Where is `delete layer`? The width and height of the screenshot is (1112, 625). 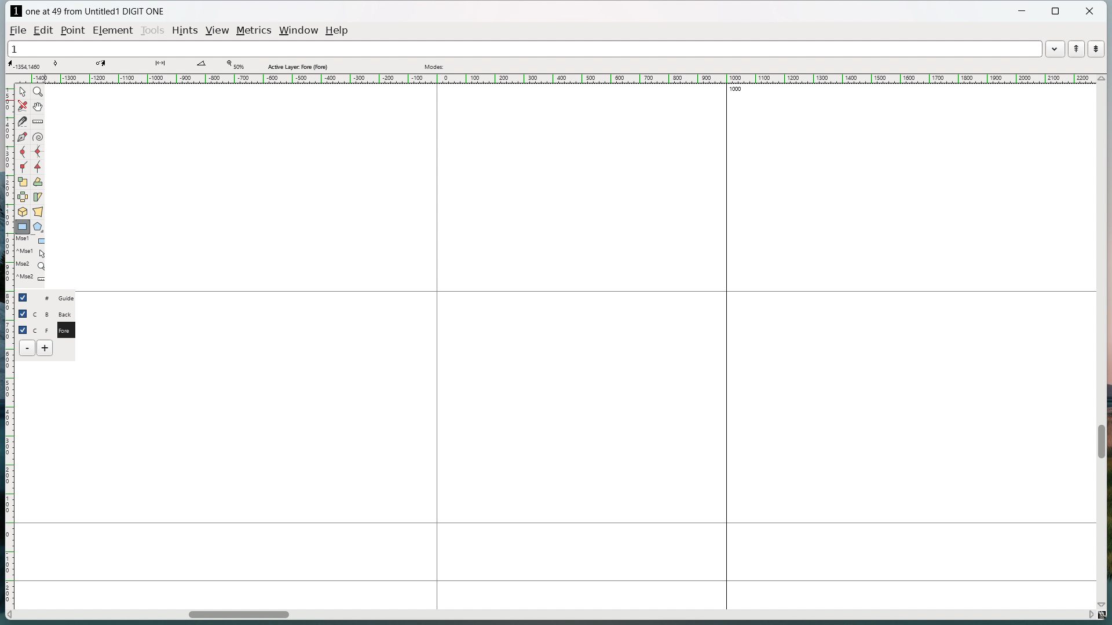
delete layer is located at coordinates (27, 348).